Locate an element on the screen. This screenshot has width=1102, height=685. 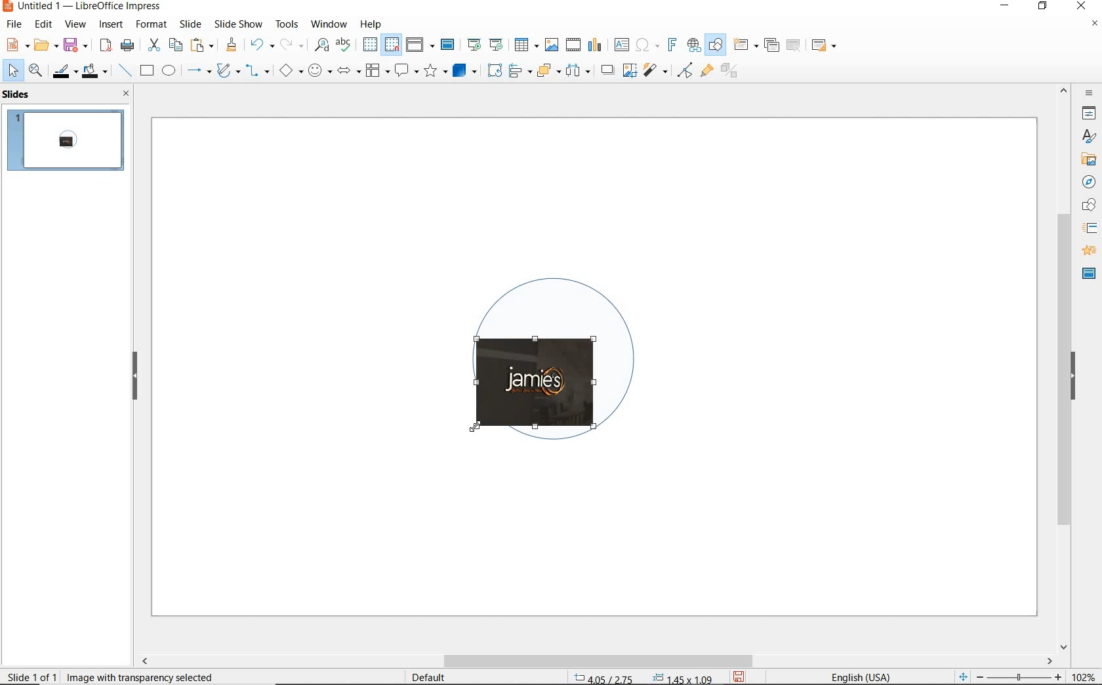
insert hyperlink is located at coordinates (694, 45).